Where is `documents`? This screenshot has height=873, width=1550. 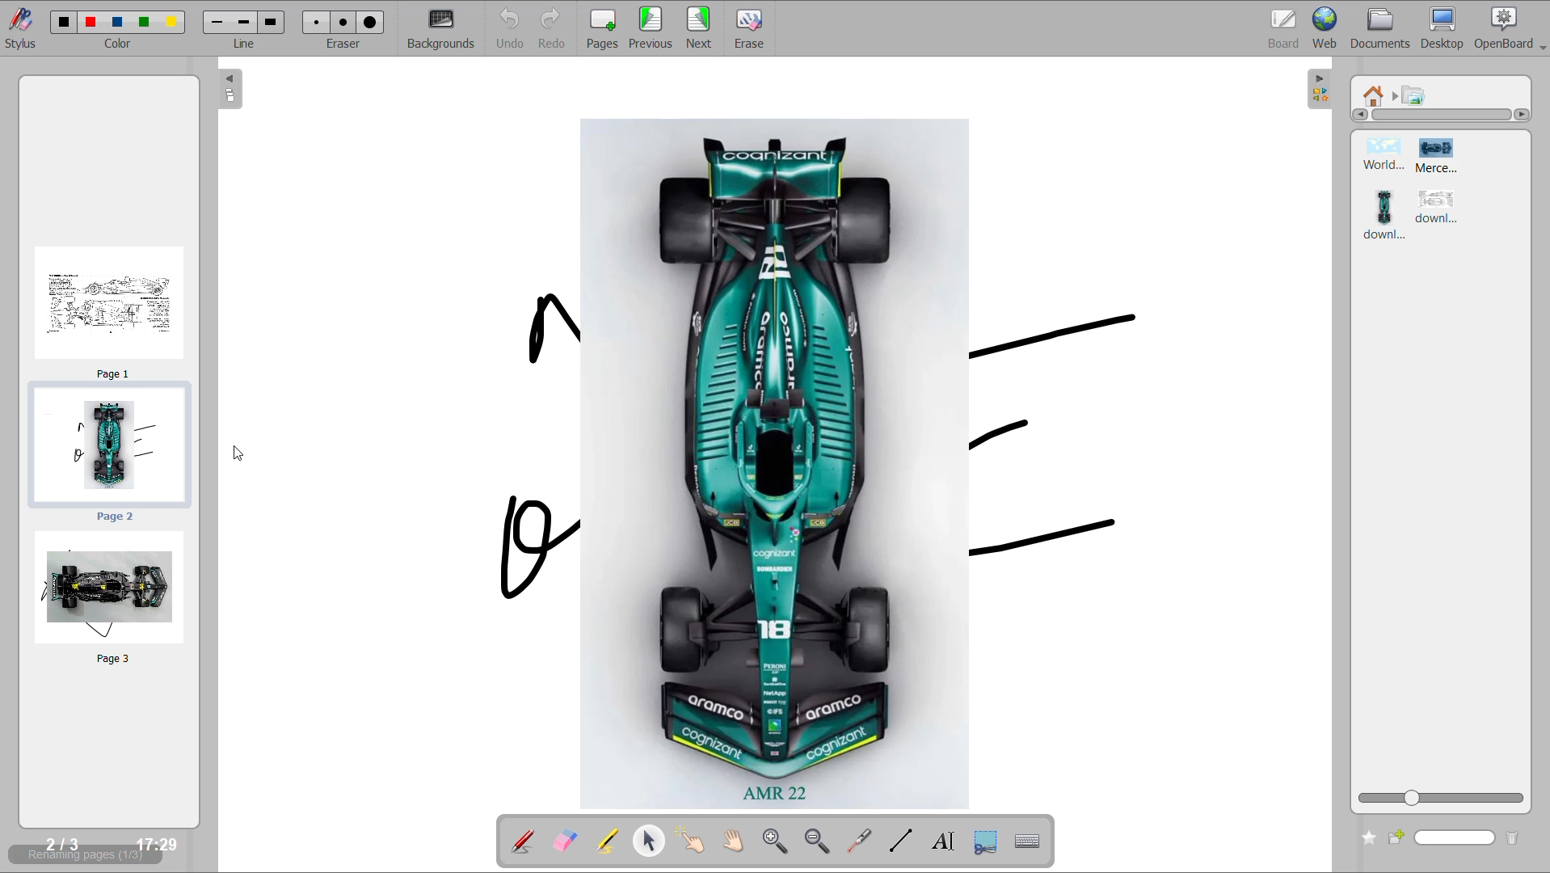
documents is located at coordinates (1380, 28).